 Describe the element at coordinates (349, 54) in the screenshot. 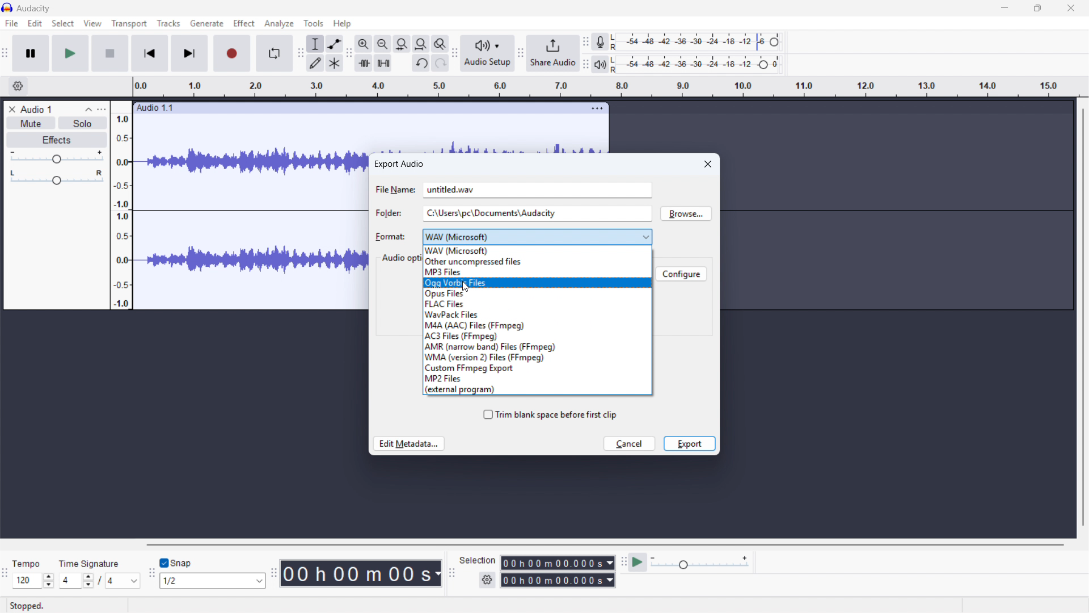

I see `Edit toolbar ` at that location.